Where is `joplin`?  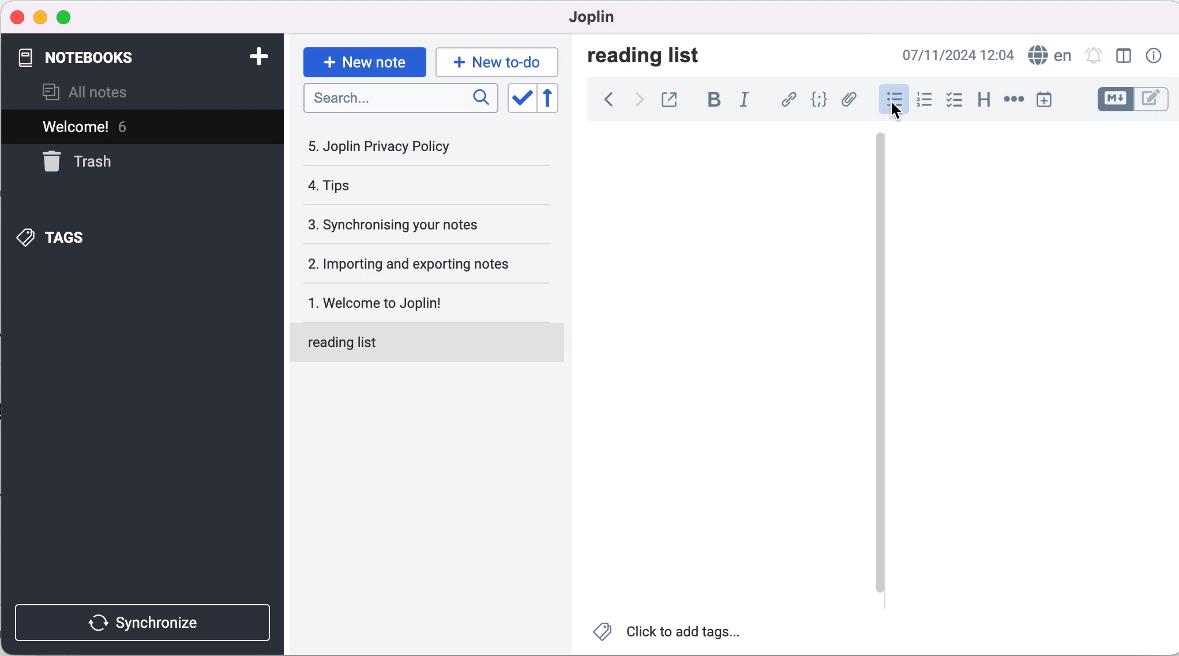 joplin is located at coordinates (611, 18).